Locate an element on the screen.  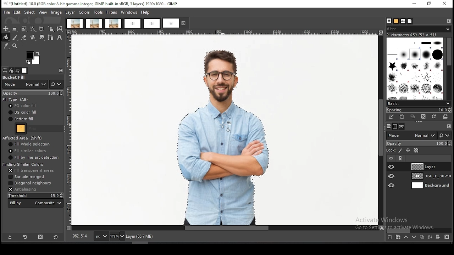
move tool is located at coordinates (6, 29).